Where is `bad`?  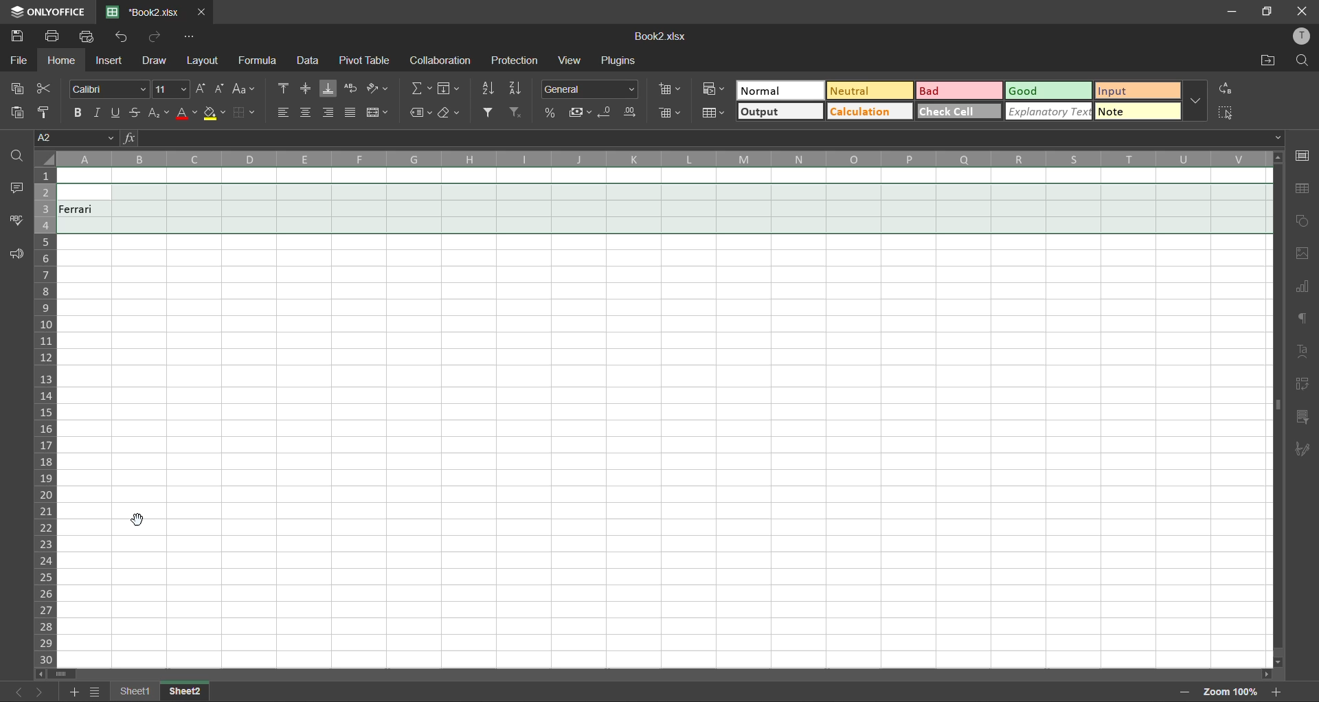
bad is located at coordinates (958, 89).